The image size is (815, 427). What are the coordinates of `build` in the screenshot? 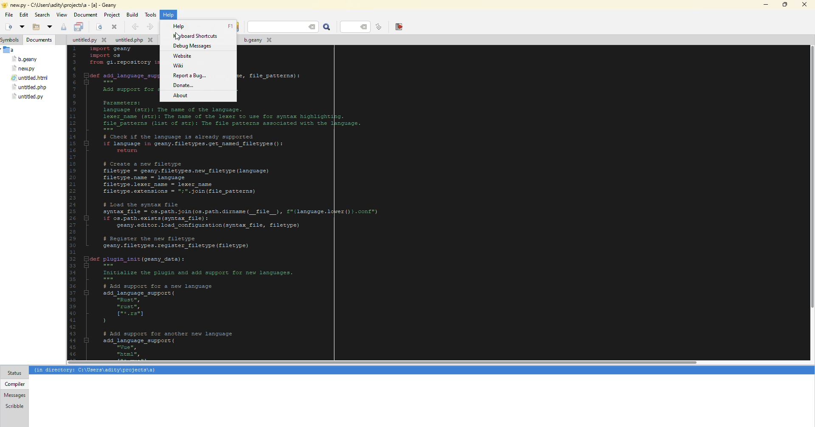 It's located at (132, 14).